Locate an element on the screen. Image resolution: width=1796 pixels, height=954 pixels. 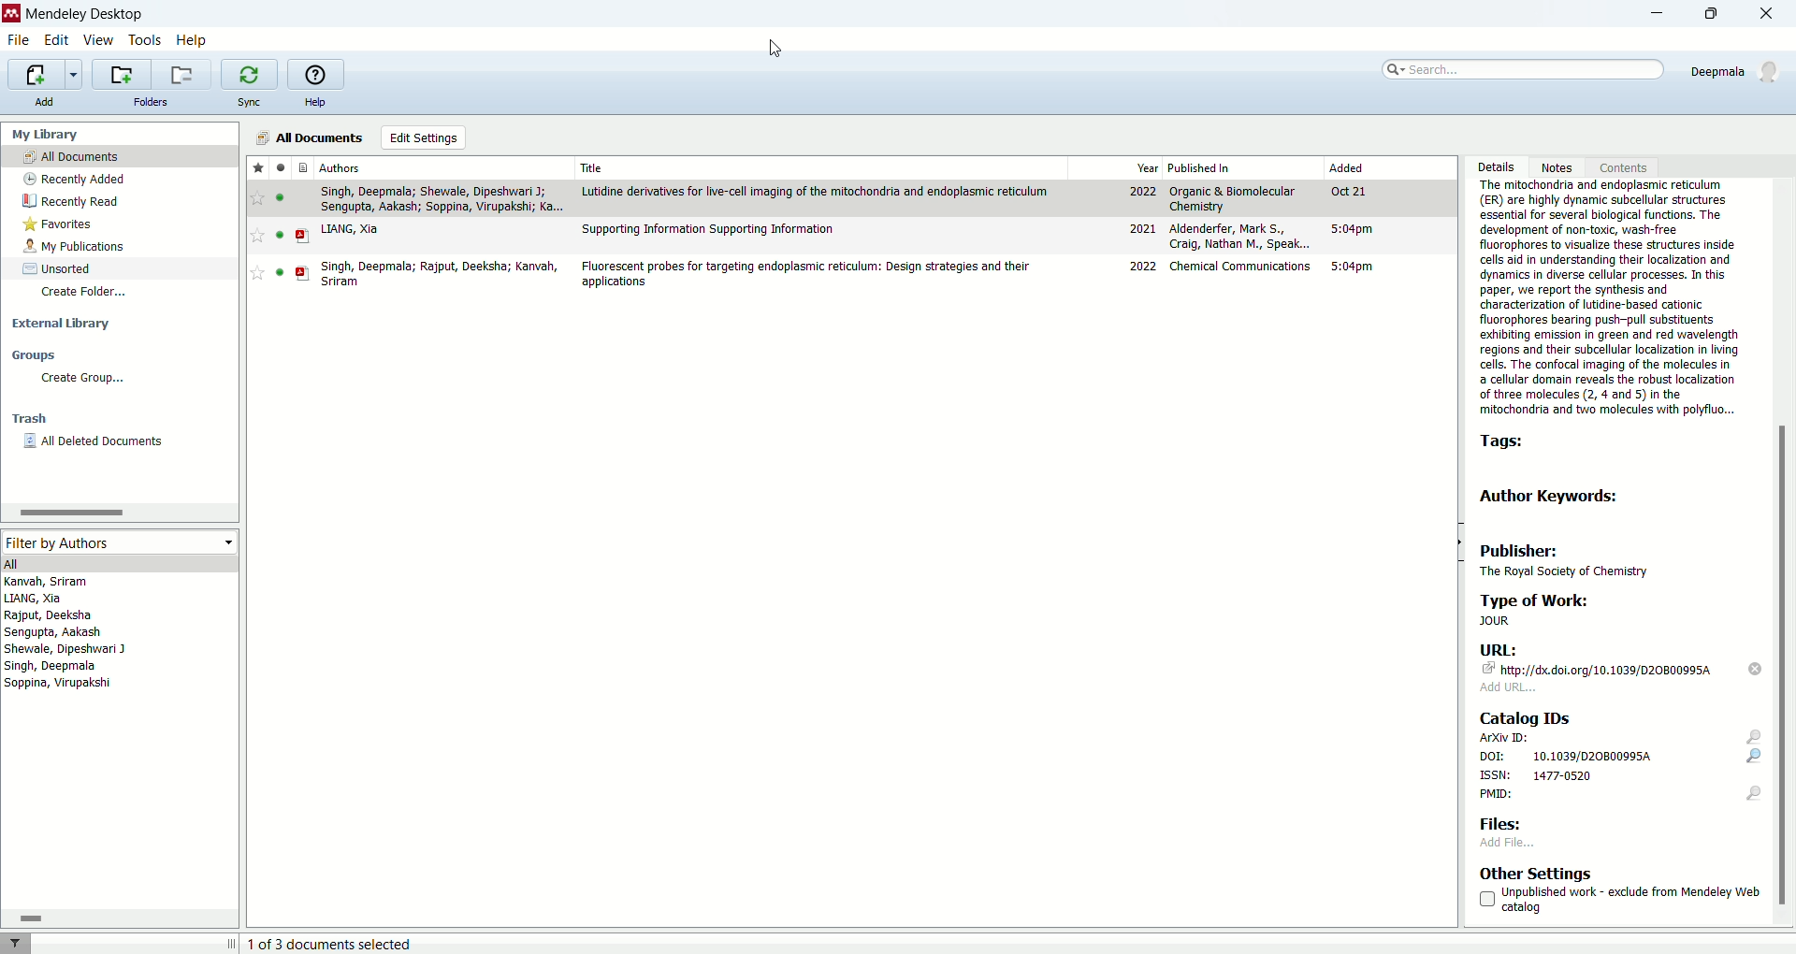
all documents is located at coordinates (306, 137).